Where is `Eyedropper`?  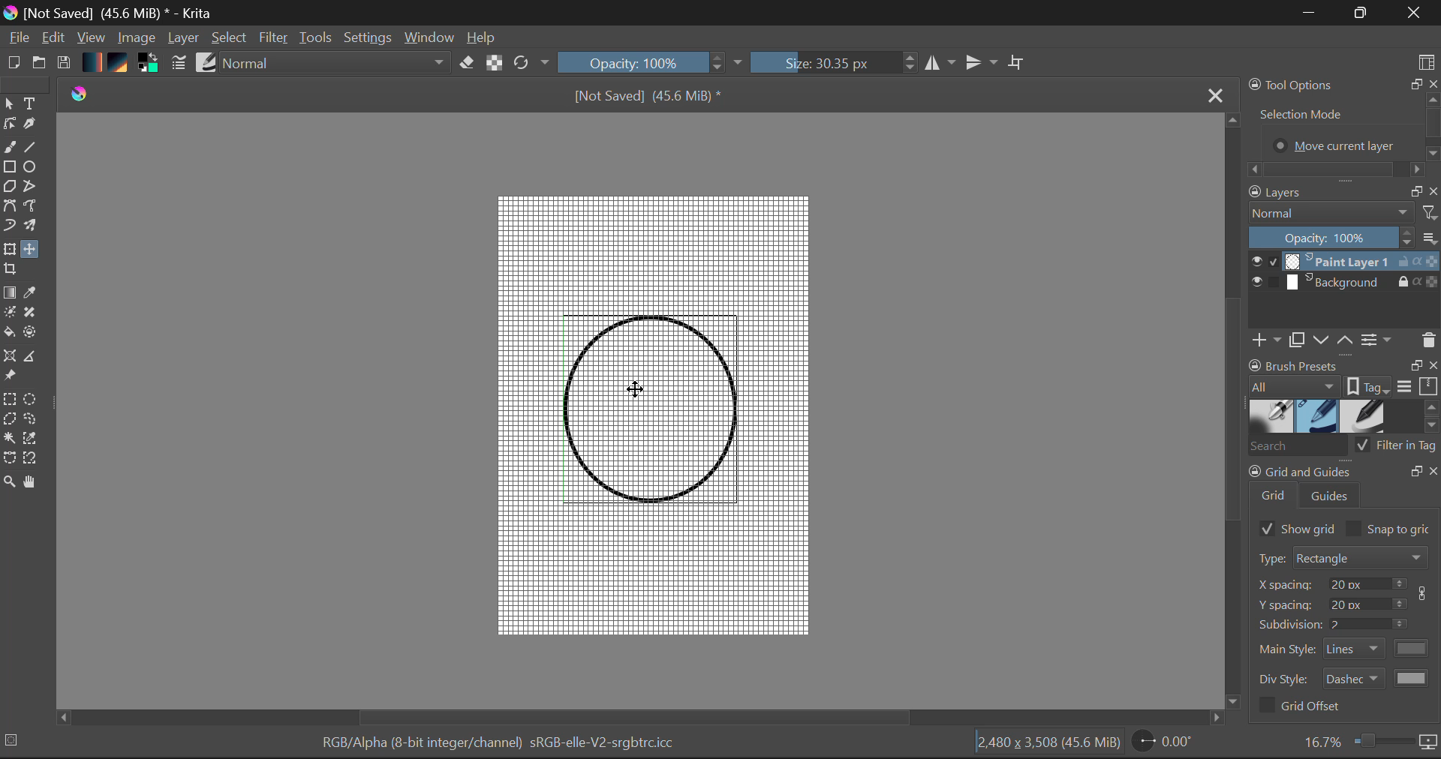 Eyedropper is located at coordinates (33, 294).